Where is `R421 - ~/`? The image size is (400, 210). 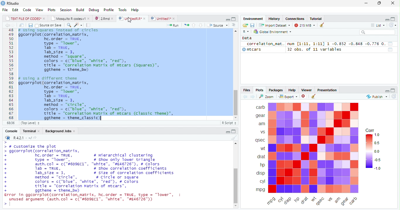
R421 - ~/ is located at coordinates (25, 138).